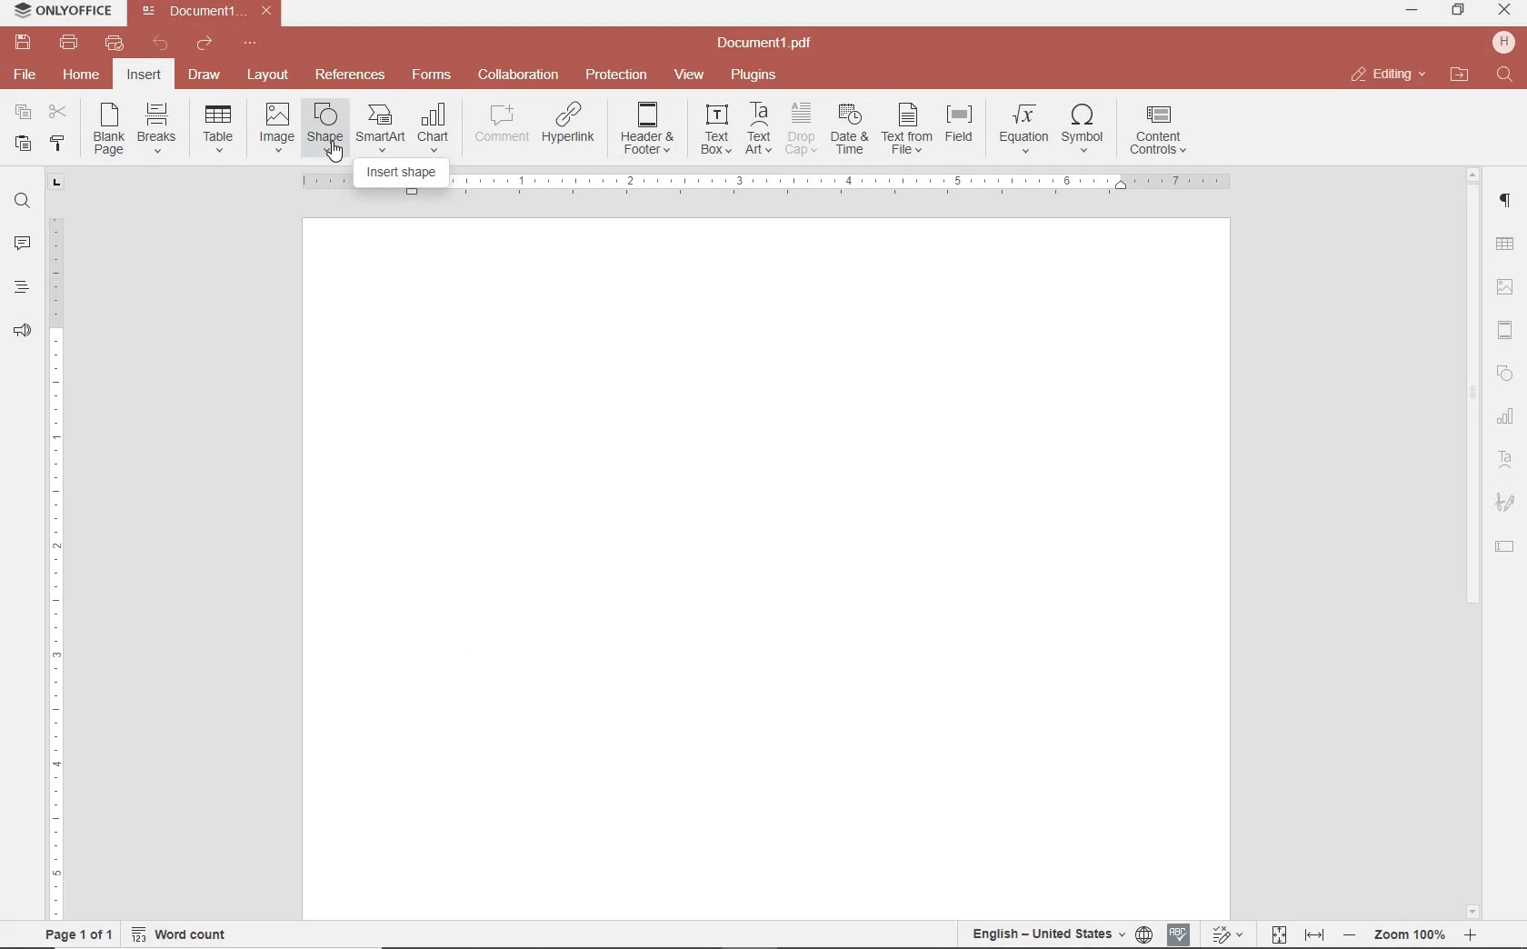 The width and height of the screenshot is (1527, 949). Describe the element at coordinates (22, 199) in the screenshot. I see `find` at that location.